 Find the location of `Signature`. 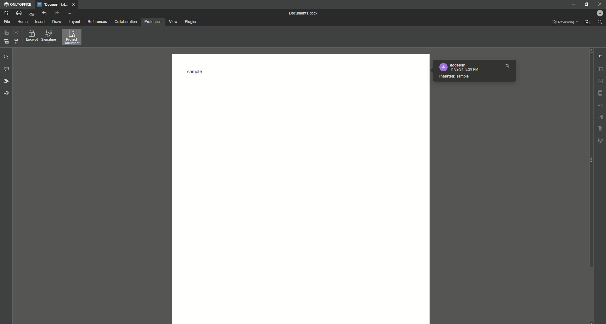

Signature is located at coordinates (49, 37).